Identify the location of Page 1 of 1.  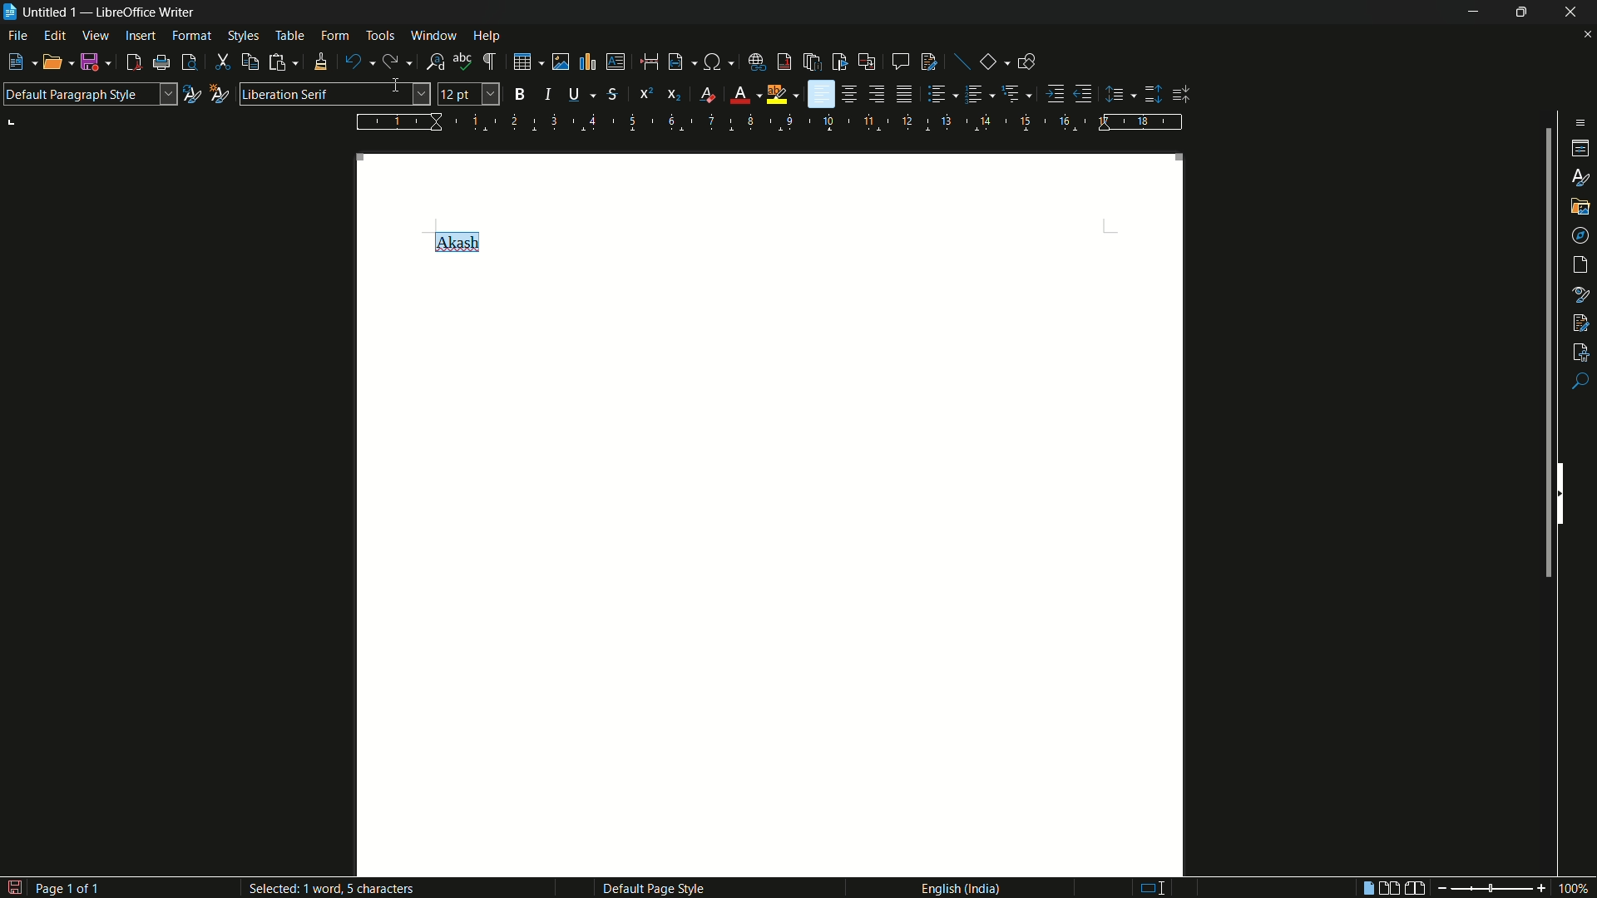
(58, 886).